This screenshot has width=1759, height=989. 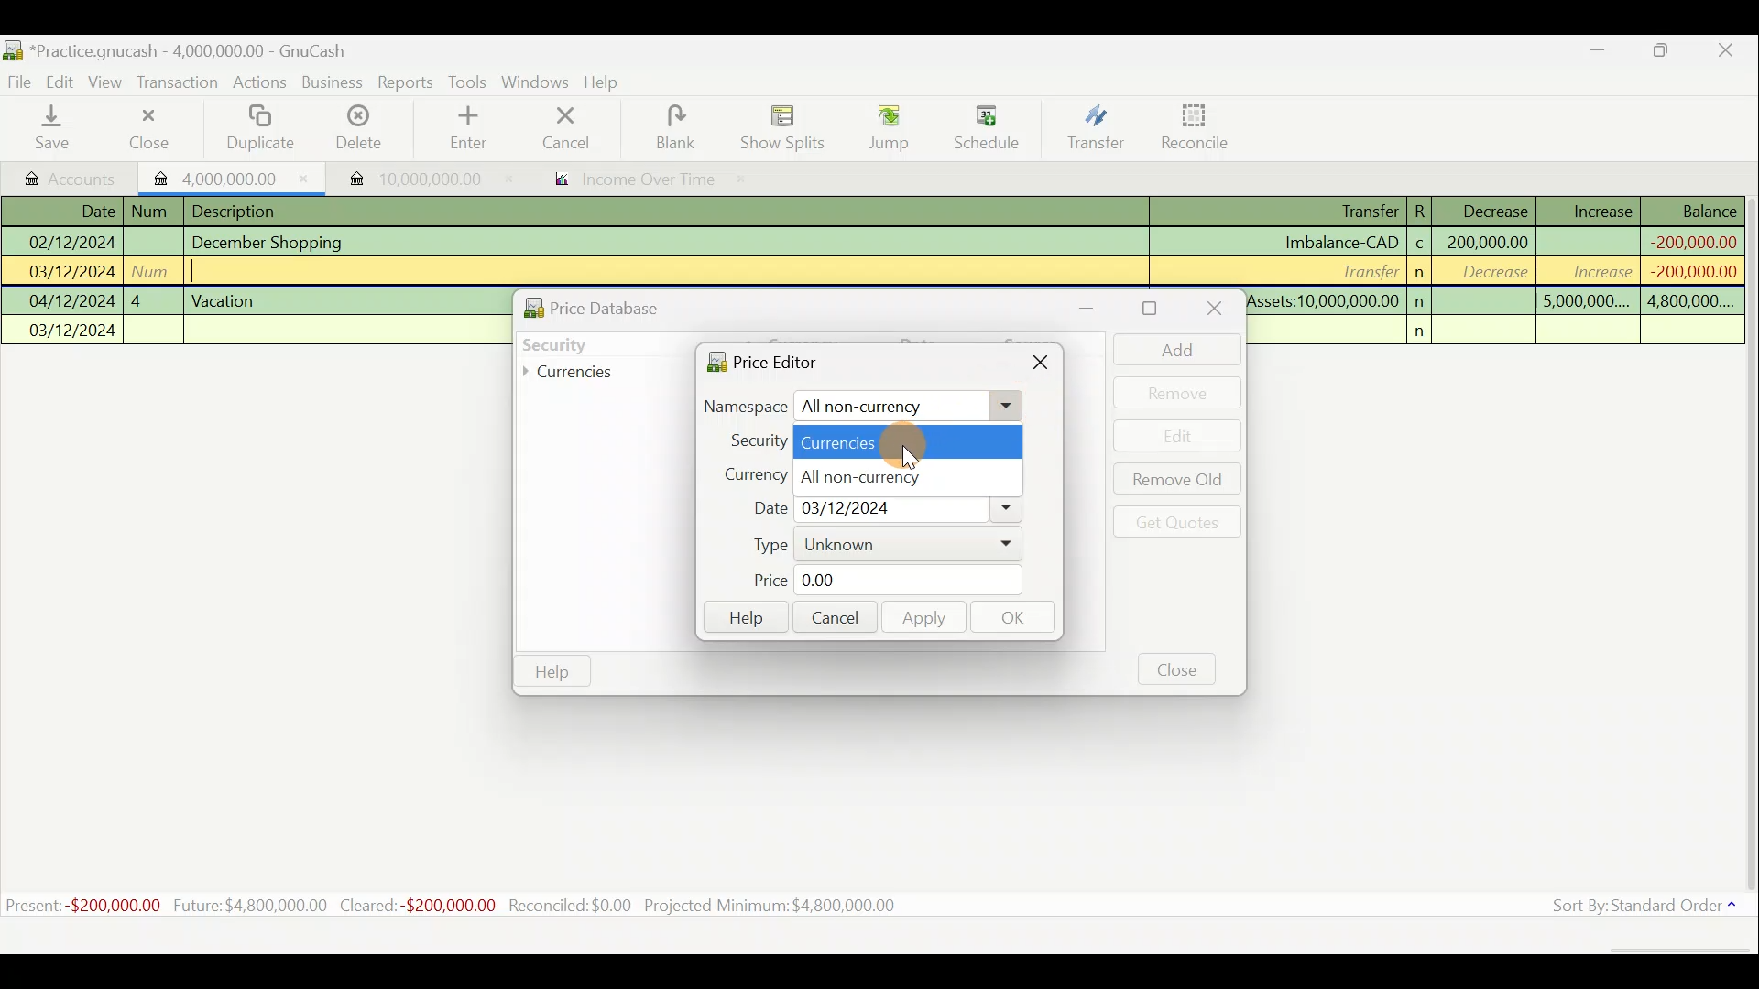 I want to click on Remove old, so click(x=1174, y=481).